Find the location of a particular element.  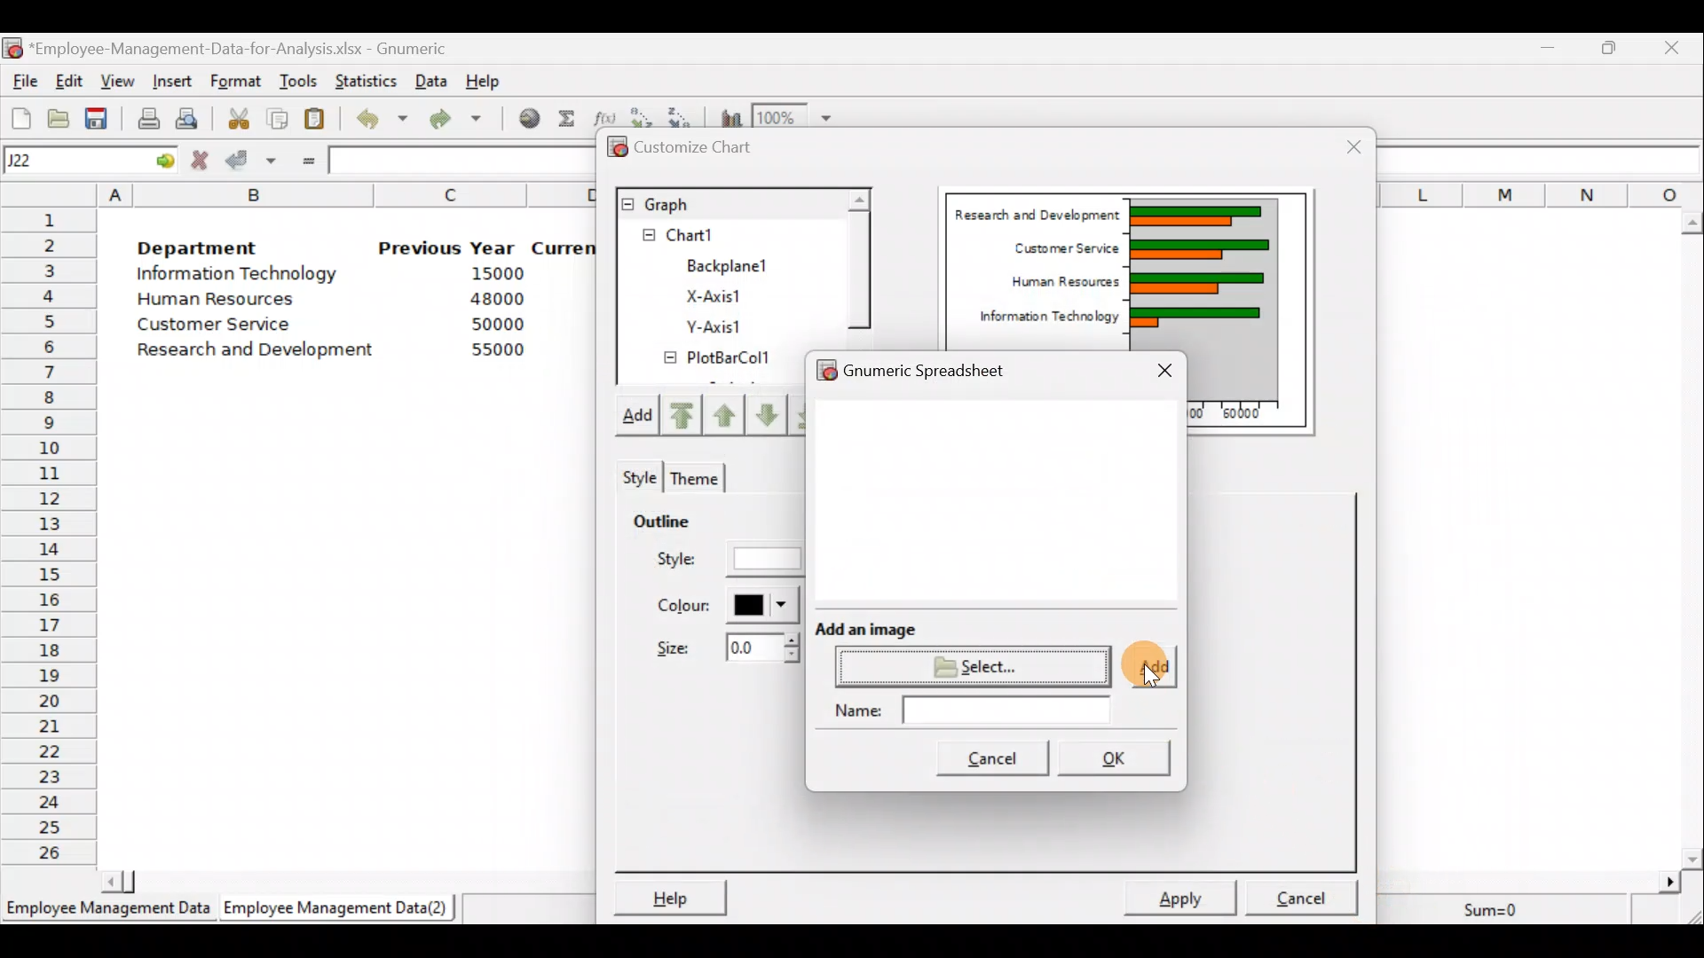

Redo undone action is located at coordinates (465, 121).